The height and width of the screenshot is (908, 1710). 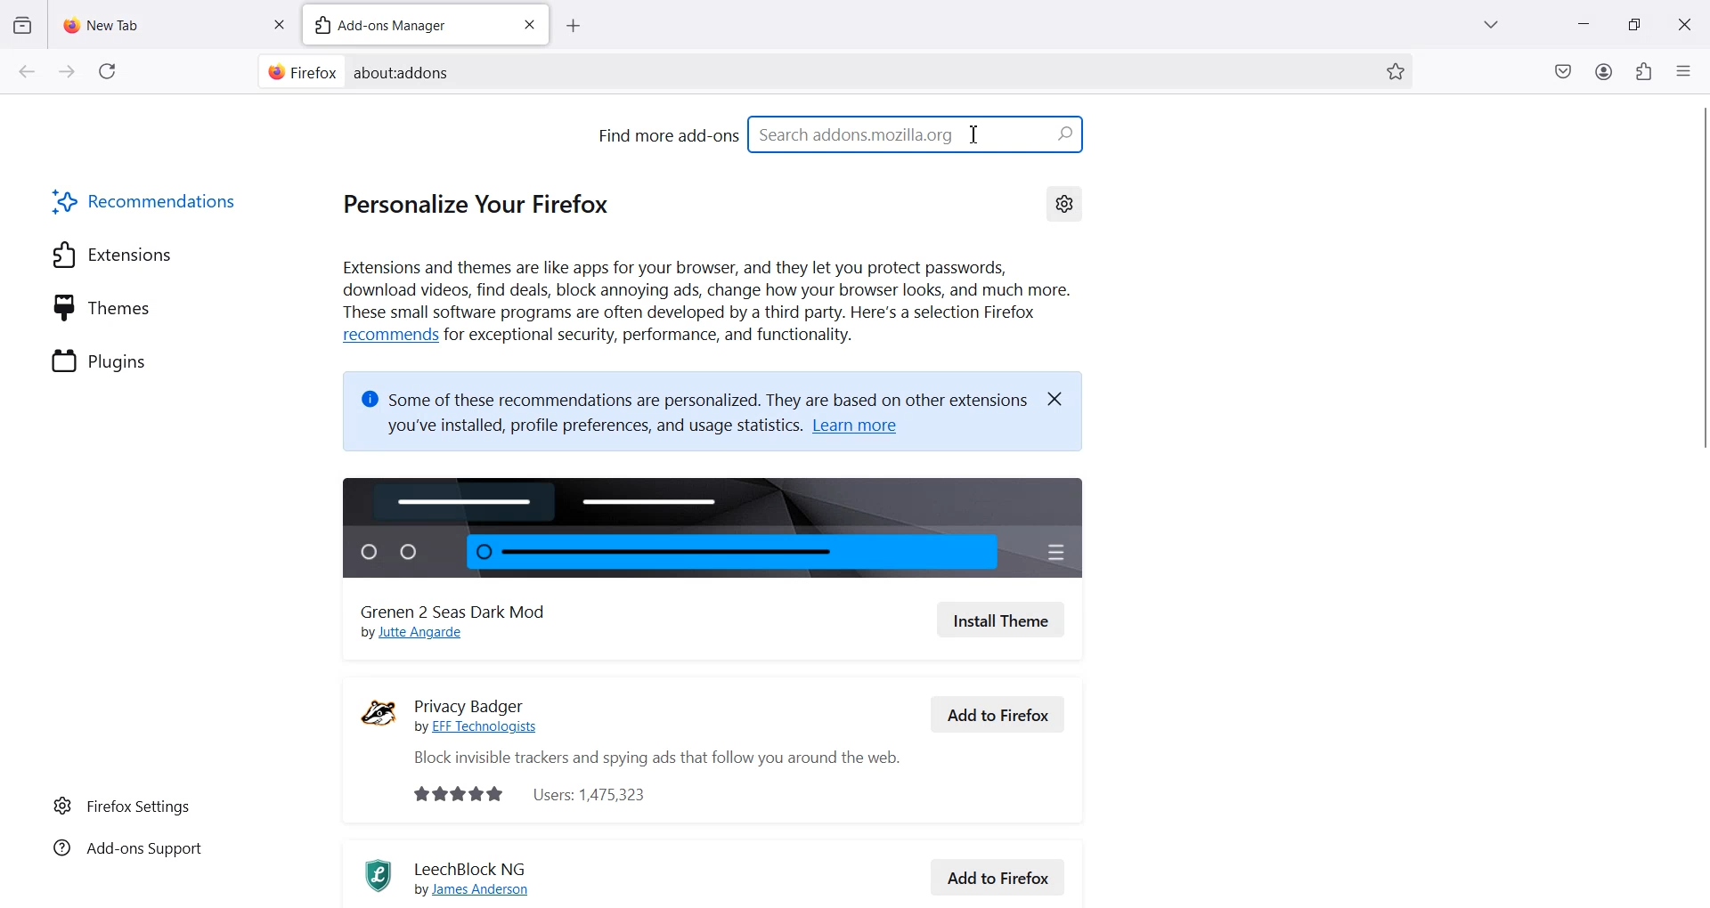 What do you see at coordinates (486, 202) in the screenshot?
I see `Personalize your Firefox` at bounding box center [486, 202].